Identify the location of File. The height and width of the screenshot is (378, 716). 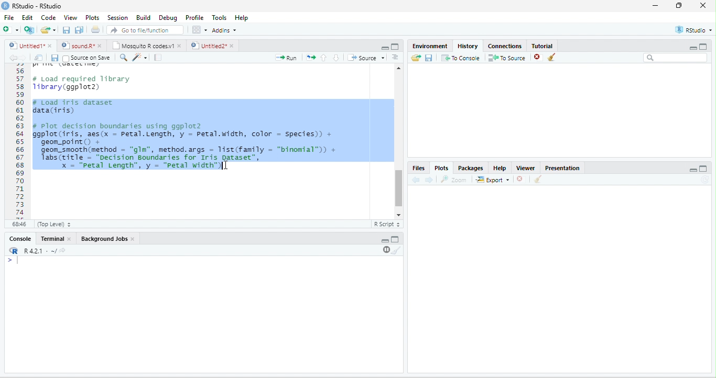
(9, 17).